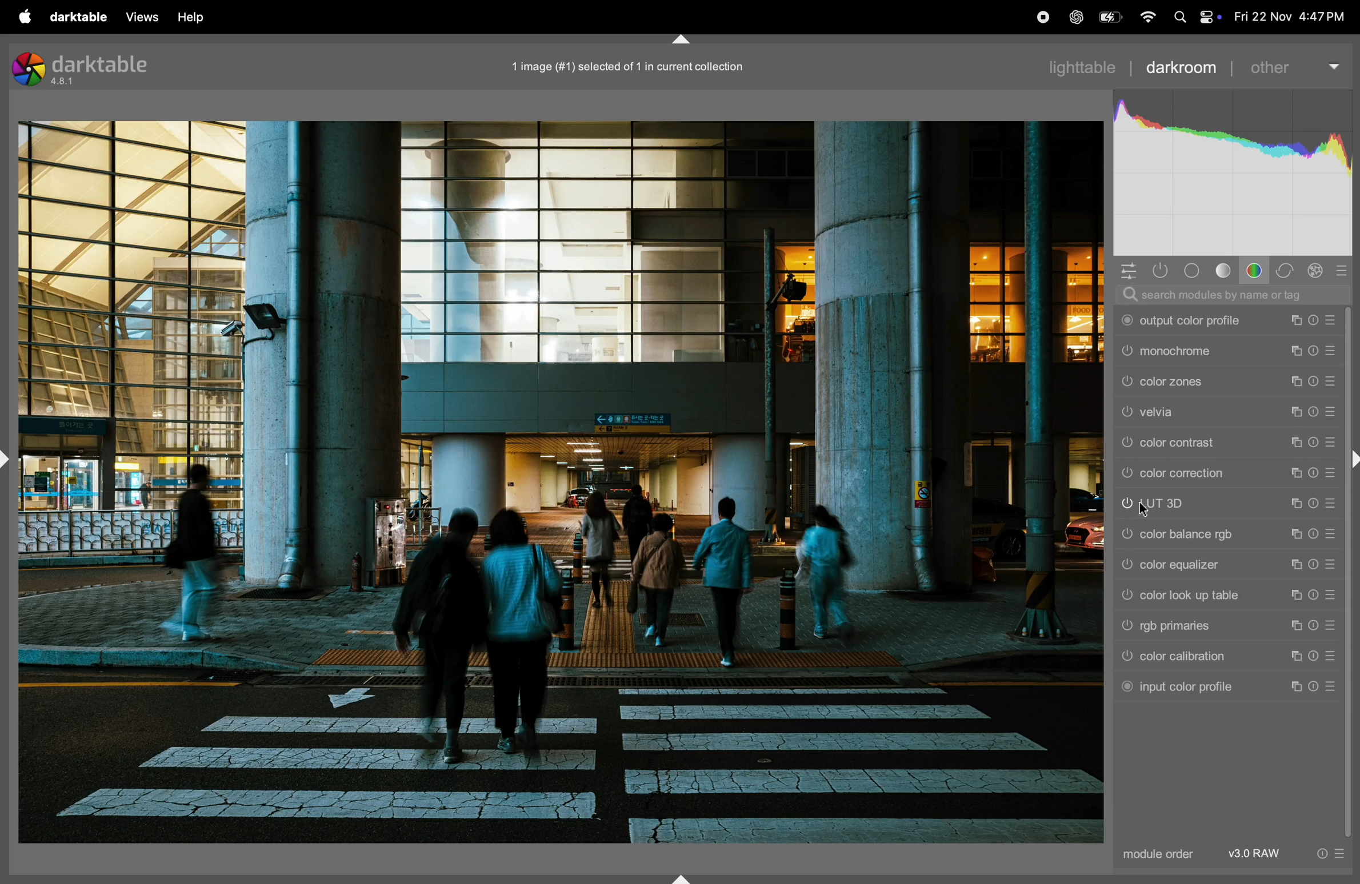 The width and height of the screenshot is (1360, 884). What do you see at coordinates (1126, 413) in the screenshot?
I see `velvia switched off` at bounding box center [1126, 413].